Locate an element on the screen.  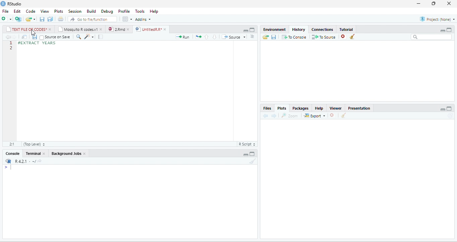
R 4.2.1 .~/ is located at coordinates (24, 161).